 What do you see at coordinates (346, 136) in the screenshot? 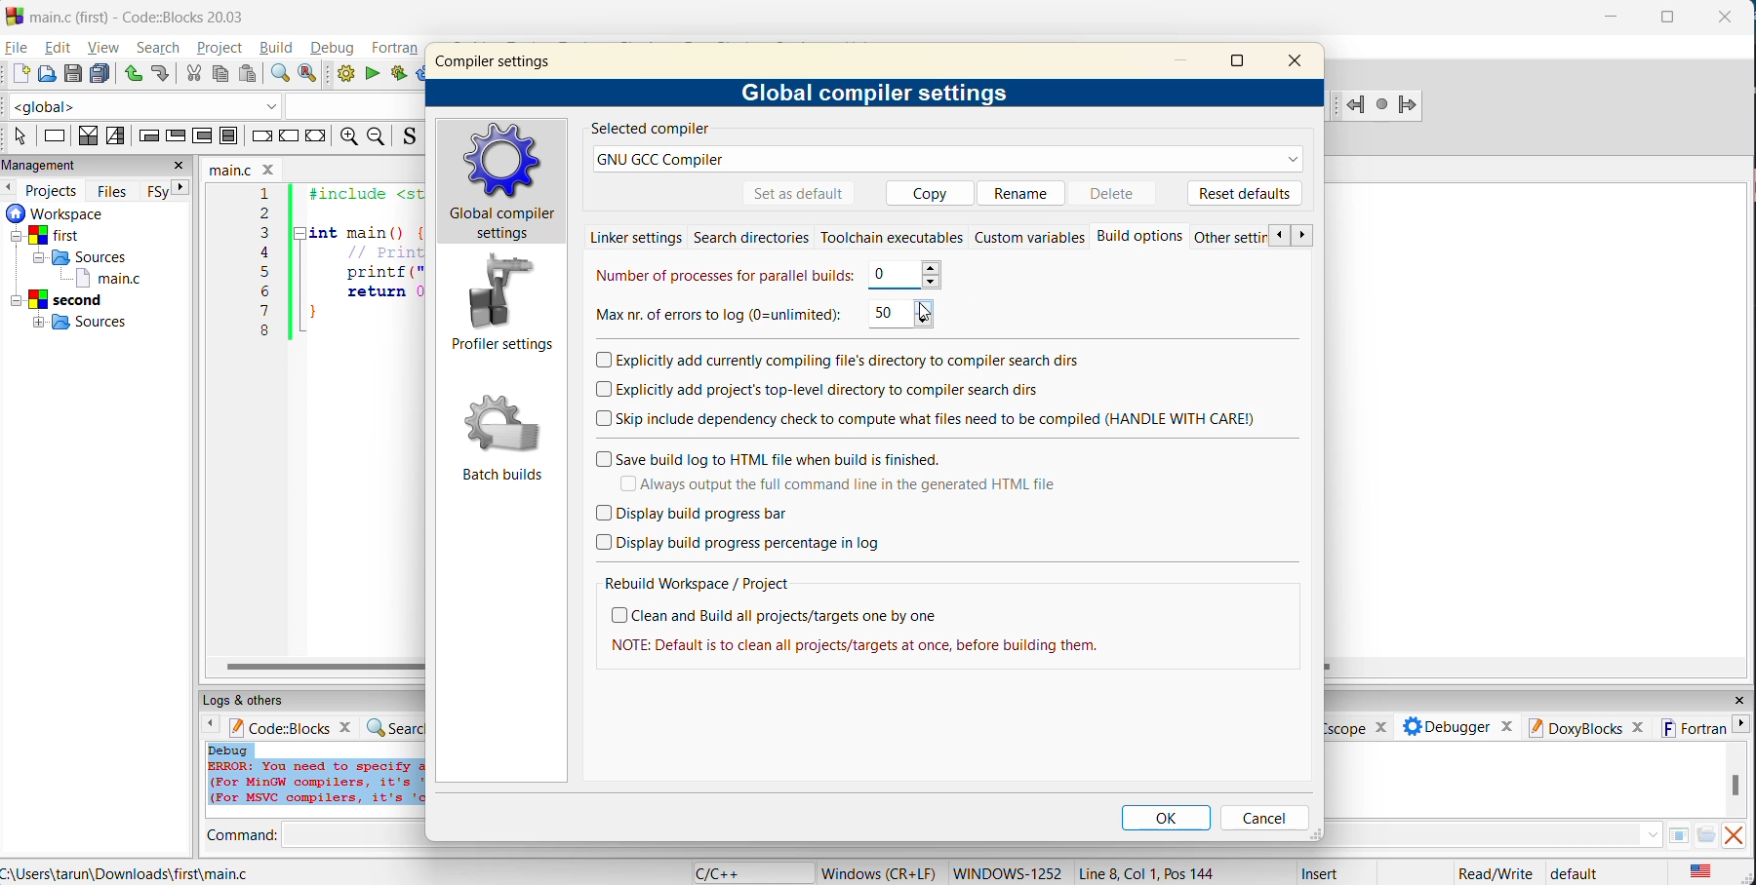
I see `zoom in` at bounding box center [346, 136].